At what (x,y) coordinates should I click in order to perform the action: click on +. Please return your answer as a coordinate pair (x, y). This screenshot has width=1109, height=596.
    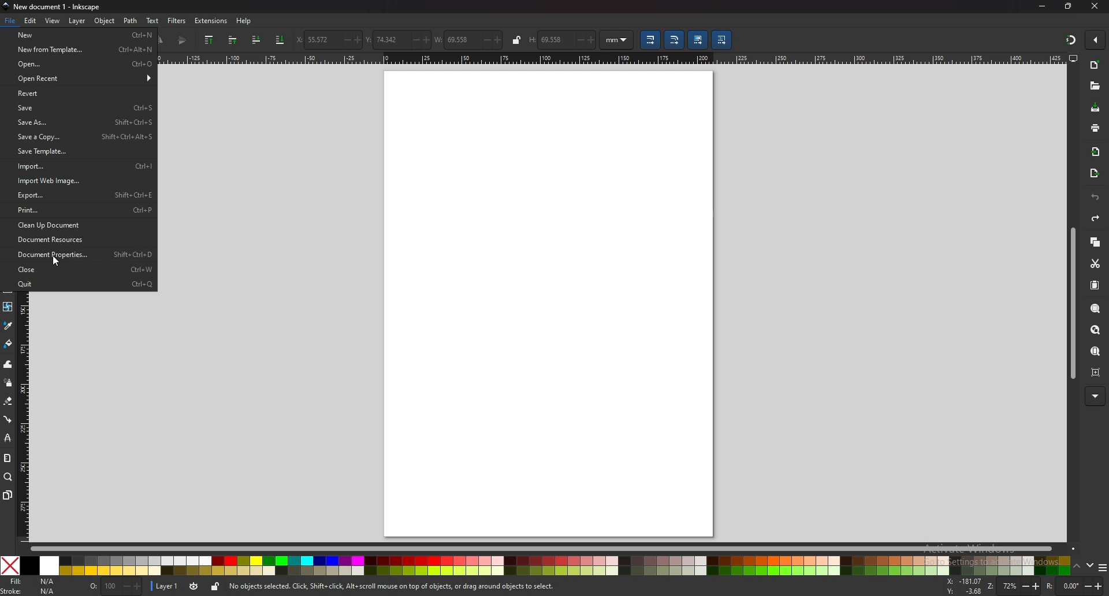
    Looking at the image, I should click on (423, 40).